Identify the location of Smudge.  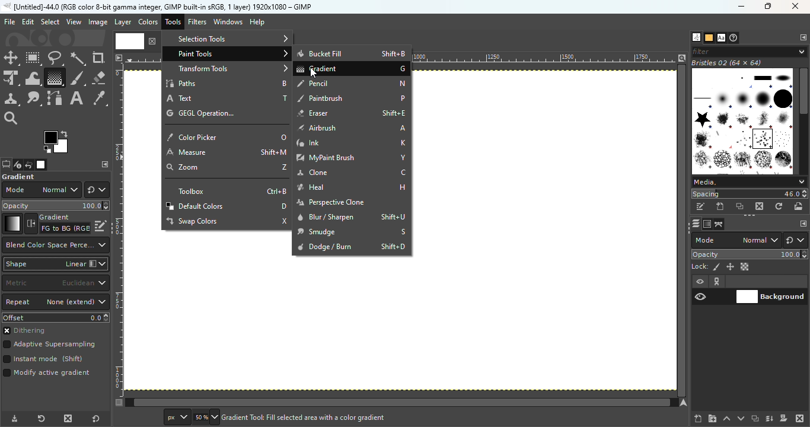
(350, 232).